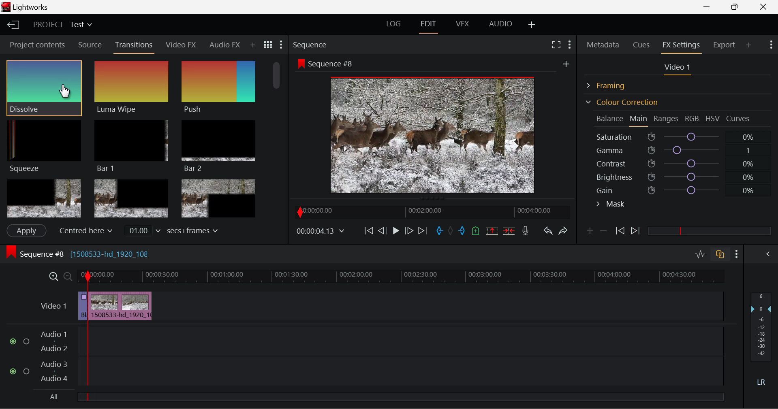 Image resolution: width=778 pixels, height=409 pixels. I want to click on slider, so click(709, 230).